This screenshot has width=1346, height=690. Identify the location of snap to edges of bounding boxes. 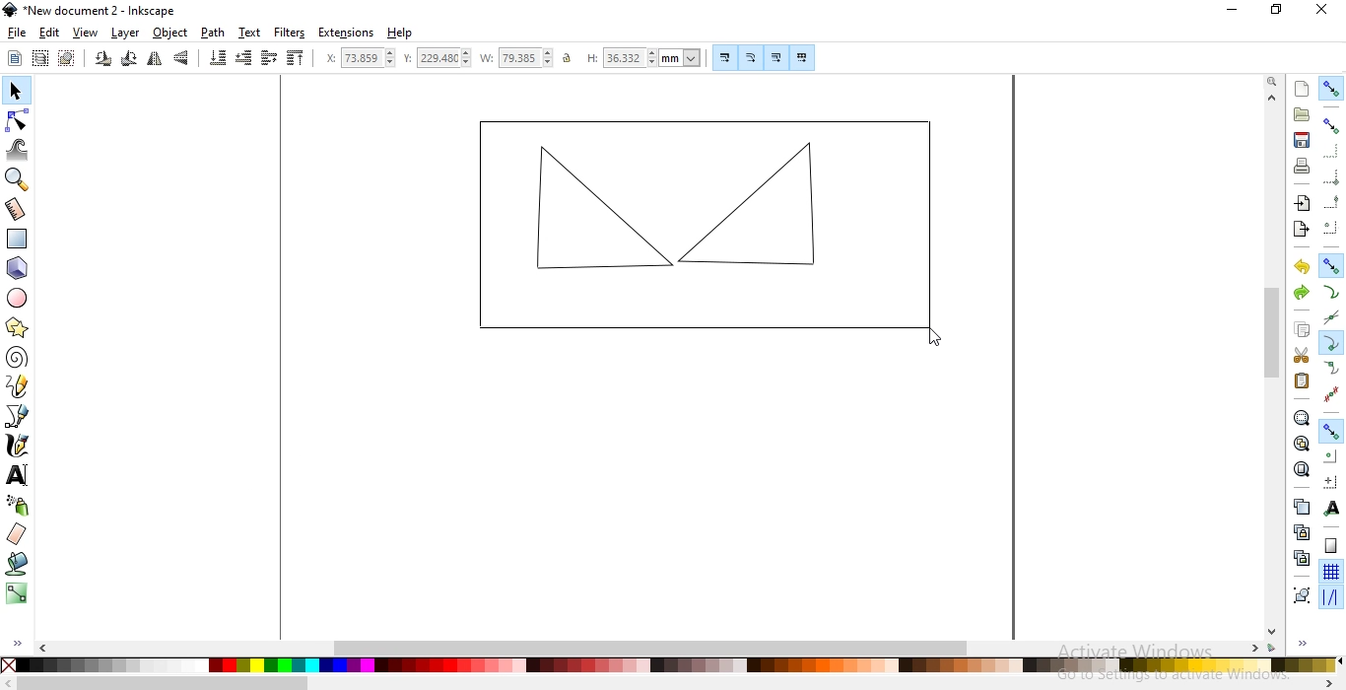
(1333, 151).